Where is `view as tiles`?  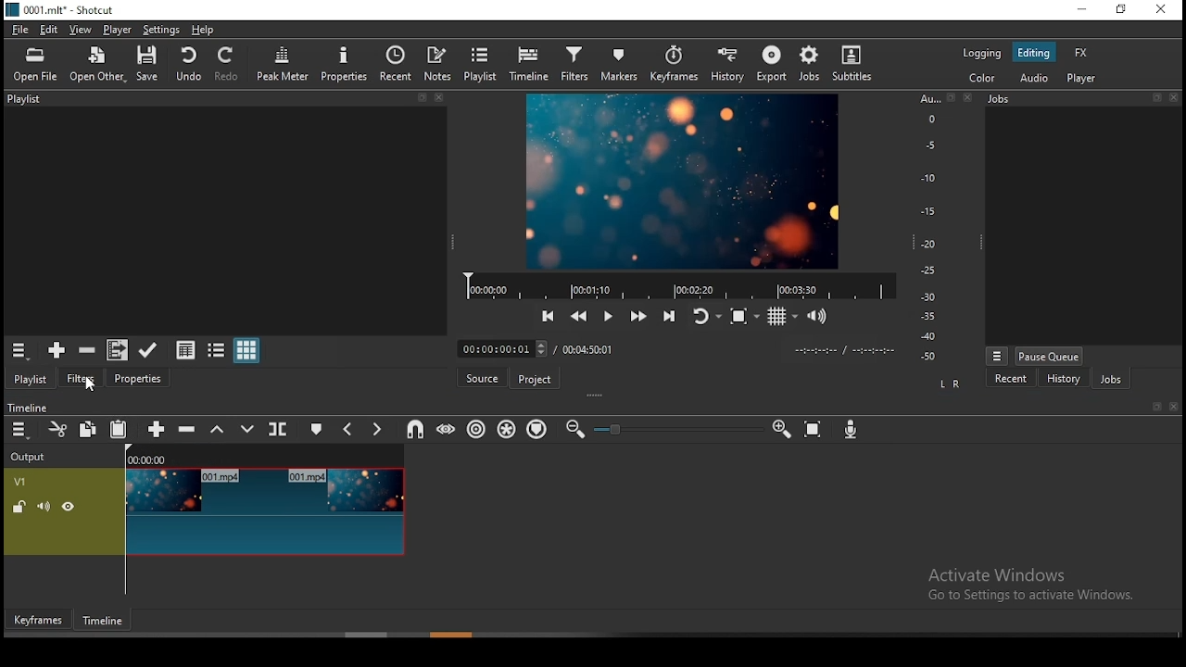 view as tiles is located at coordinates (215, 350).